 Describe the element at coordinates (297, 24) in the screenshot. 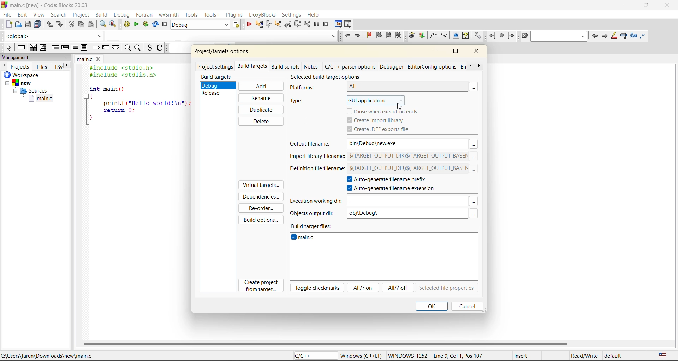

I see `next instruction` at that location.